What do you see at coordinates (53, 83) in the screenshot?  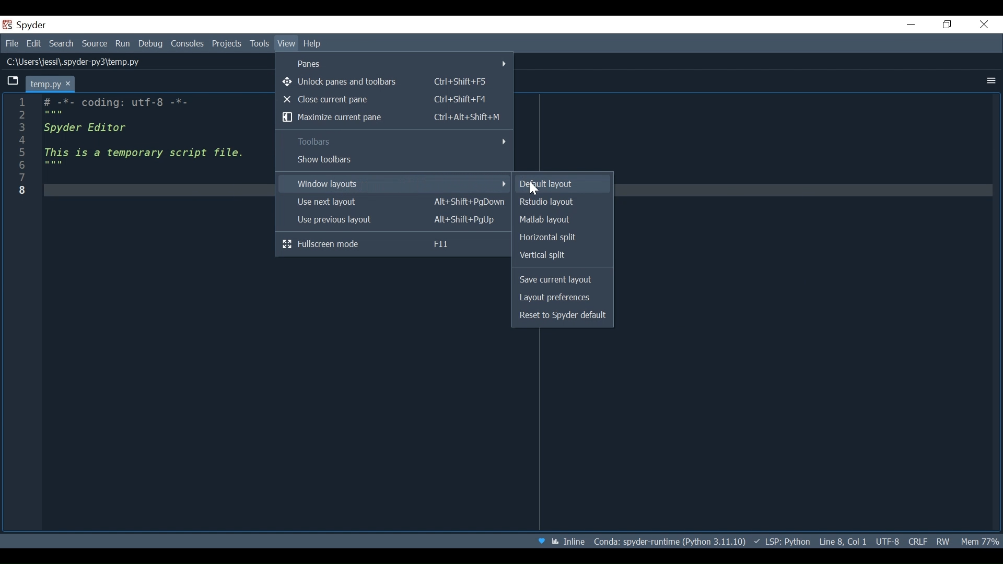 I see `temp.py X` at bounding box center [53, 83].